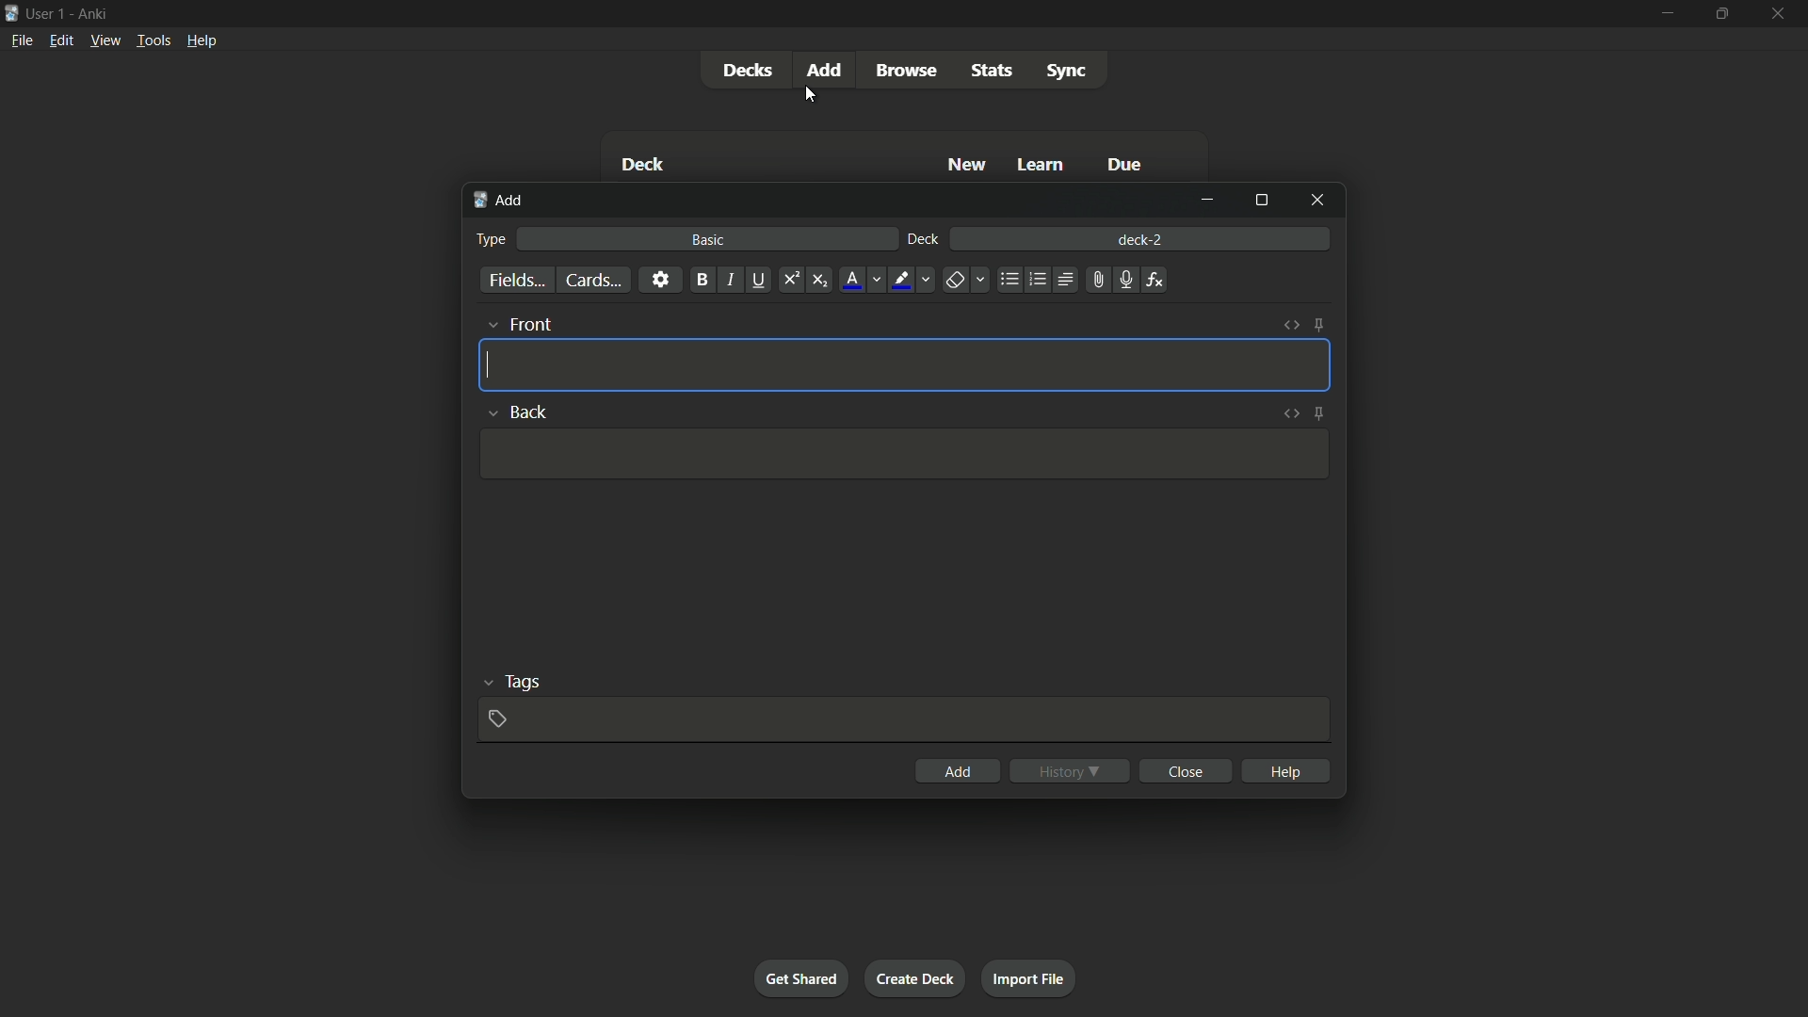 The image size is (1808, 1017). I want to click on close app, so click(1779, 13).